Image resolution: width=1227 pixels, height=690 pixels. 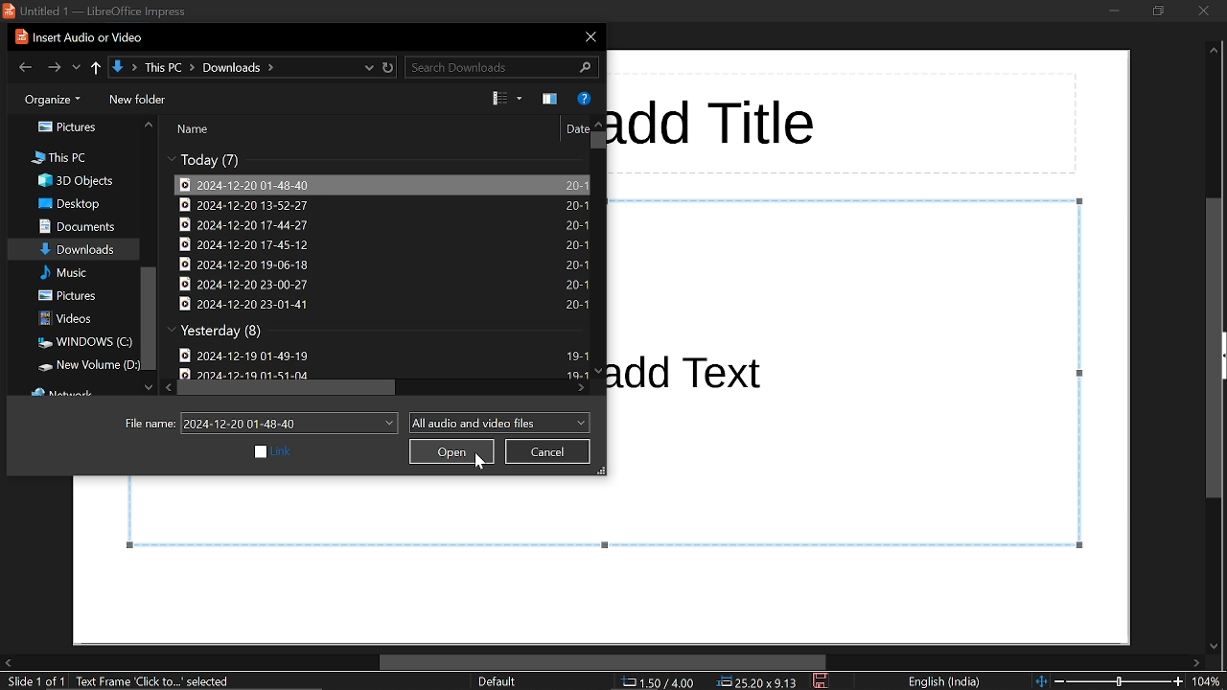 I want to click on horizontal scrollbar, so click(x=290, y=389).